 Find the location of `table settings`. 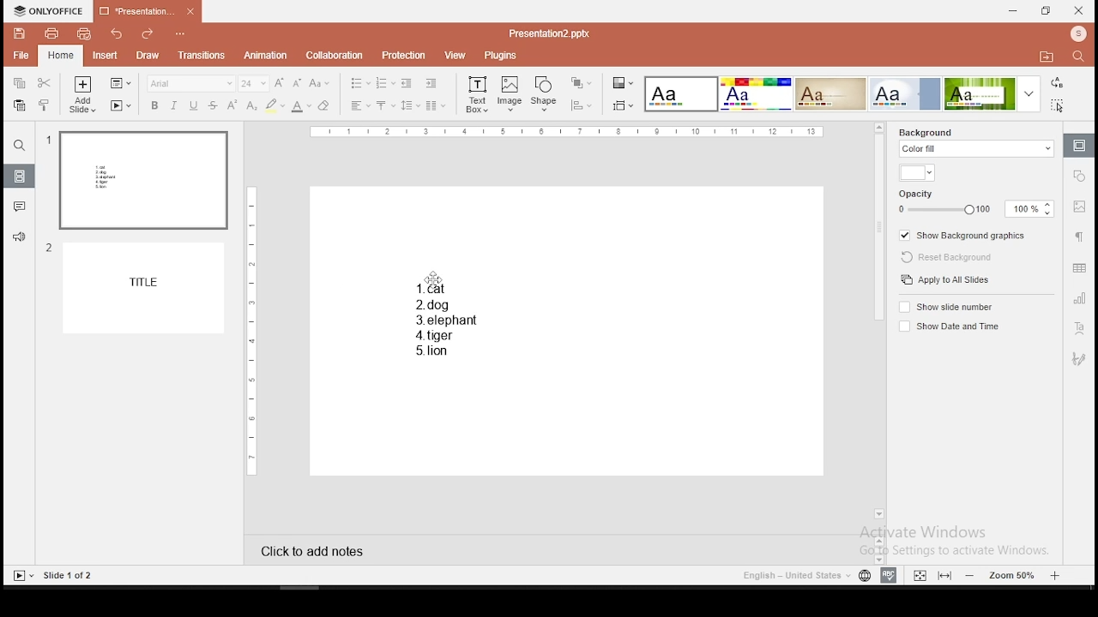

table settings is located at coordinates (1077, 268).